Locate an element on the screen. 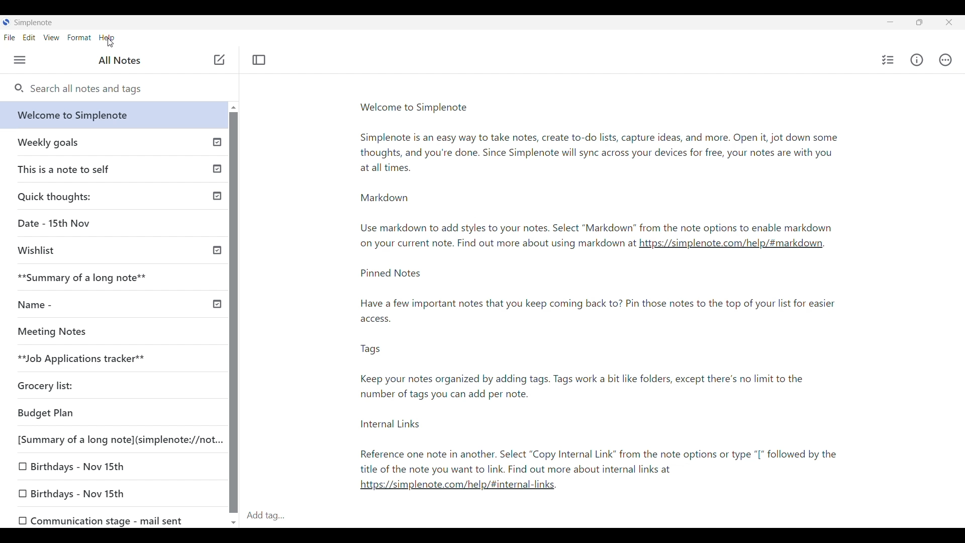  Insert checklist is located at coordinates (888, 60).